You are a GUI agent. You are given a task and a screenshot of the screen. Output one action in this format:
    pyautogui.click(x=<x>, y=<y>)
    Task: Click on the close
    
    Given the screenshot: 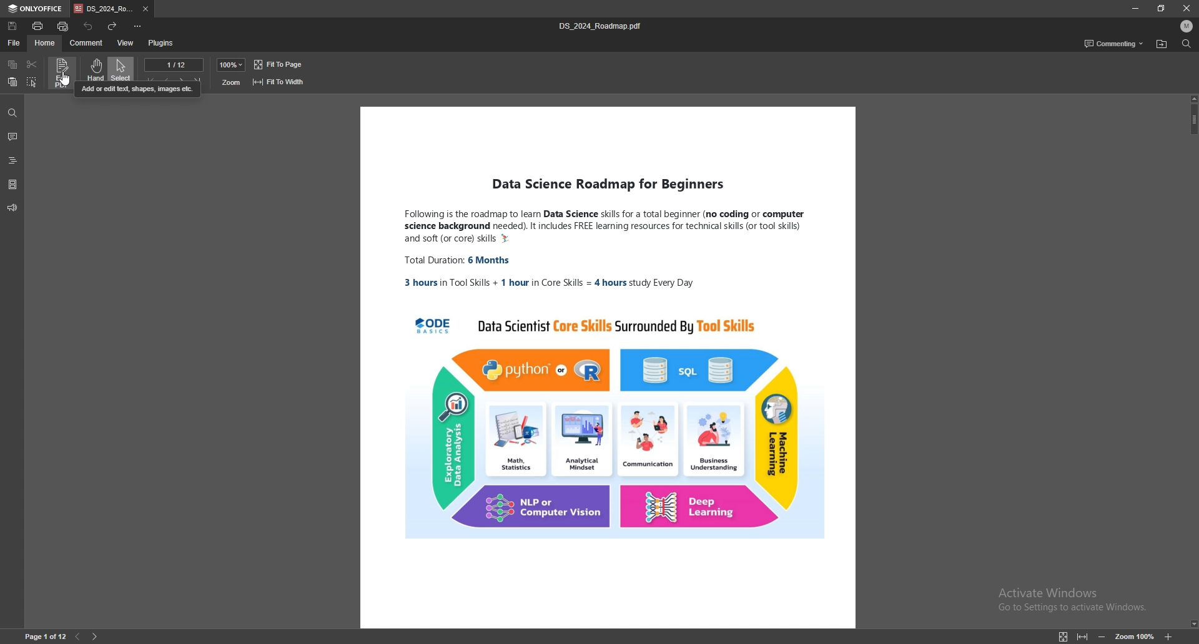 What is the action you would take?
    pyautogui.click(x=1187, y=7)
    